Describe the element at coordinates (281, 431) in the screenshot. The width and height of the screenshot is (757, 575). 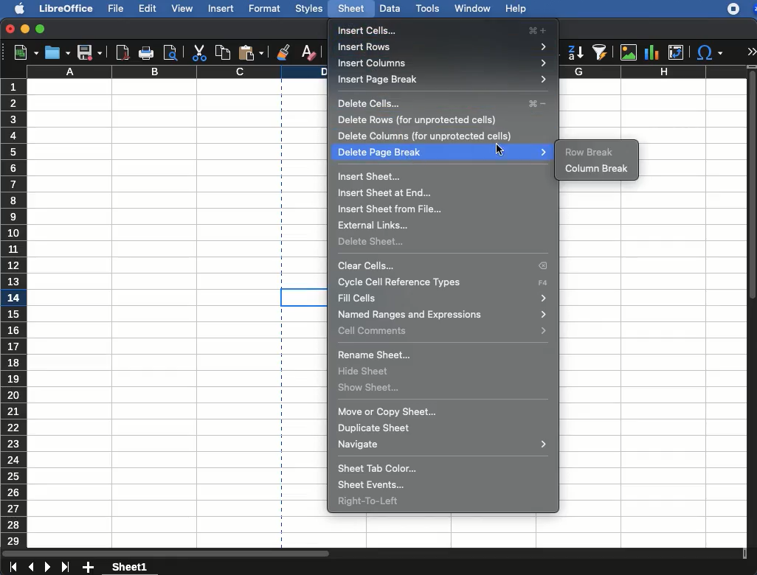
I see `page break` at that location.